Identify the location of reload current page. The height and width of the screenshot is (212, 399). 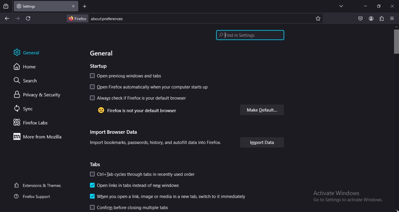
(27, 19).